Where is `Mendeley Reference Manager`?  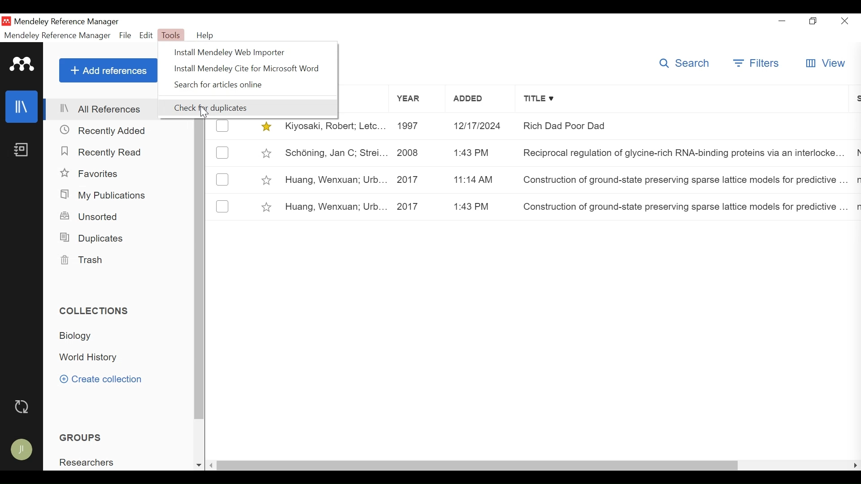
Mendeley Reference Manager is located at coordinates (58, 36).